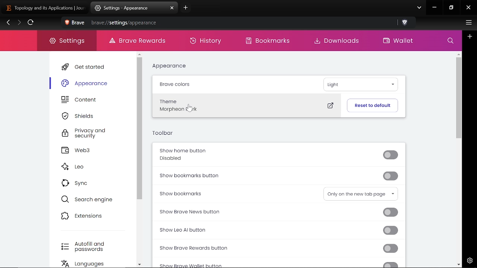  Describe the element at coordinates (435, 8) in the screenshot. I see `Minimize` at that location.